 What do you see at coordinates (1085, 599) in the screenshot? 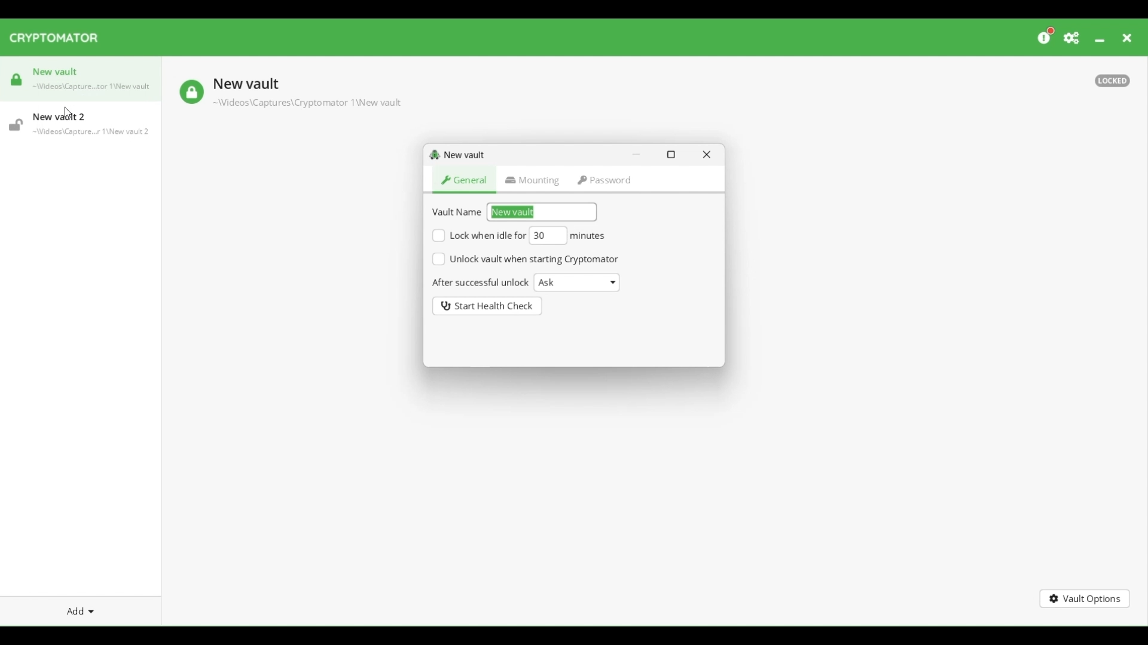
I see `Vault options` at bounding box center [1085, 599].